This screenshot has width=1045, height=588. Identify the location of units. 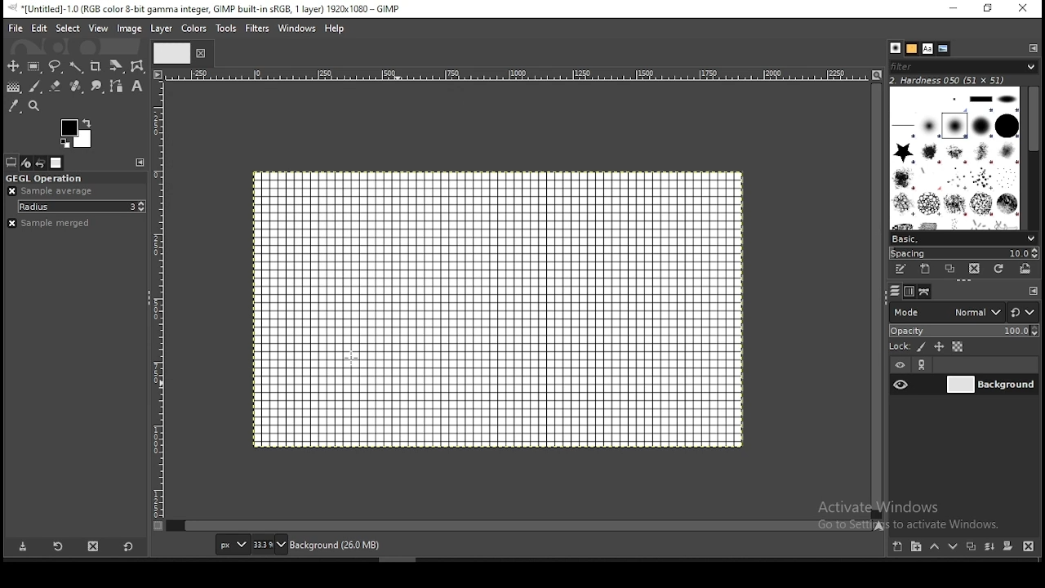
(232, 544).